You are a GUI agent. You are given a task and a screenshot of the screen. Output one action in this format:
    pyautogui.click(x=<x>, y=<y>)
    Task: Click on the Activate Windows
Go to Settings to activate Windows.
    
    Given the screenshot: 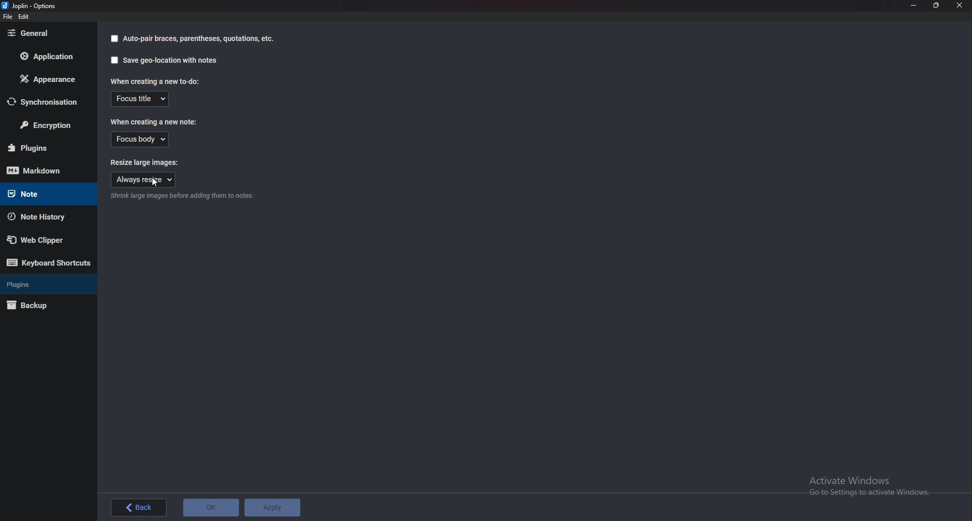 What is the action you would take?
    pyautogui.click(x=873, y=488)
    